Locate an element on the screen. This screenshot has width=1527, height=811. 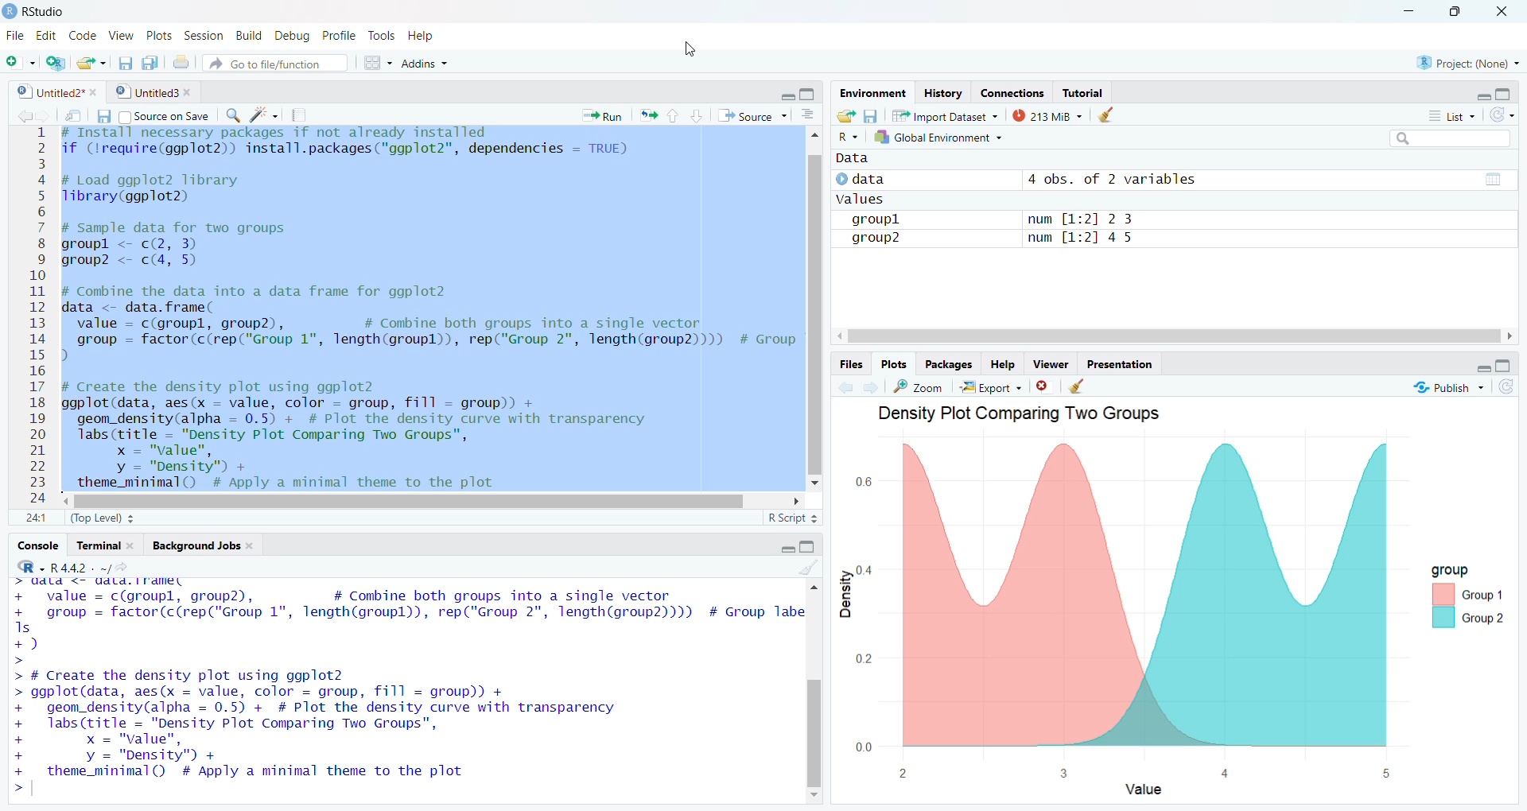
FILES is located at coordinates (853, 363).